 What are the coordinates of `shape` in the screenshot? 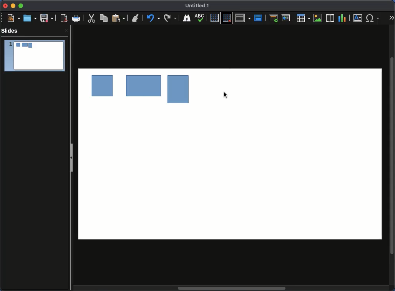 It's located at (179, 89).